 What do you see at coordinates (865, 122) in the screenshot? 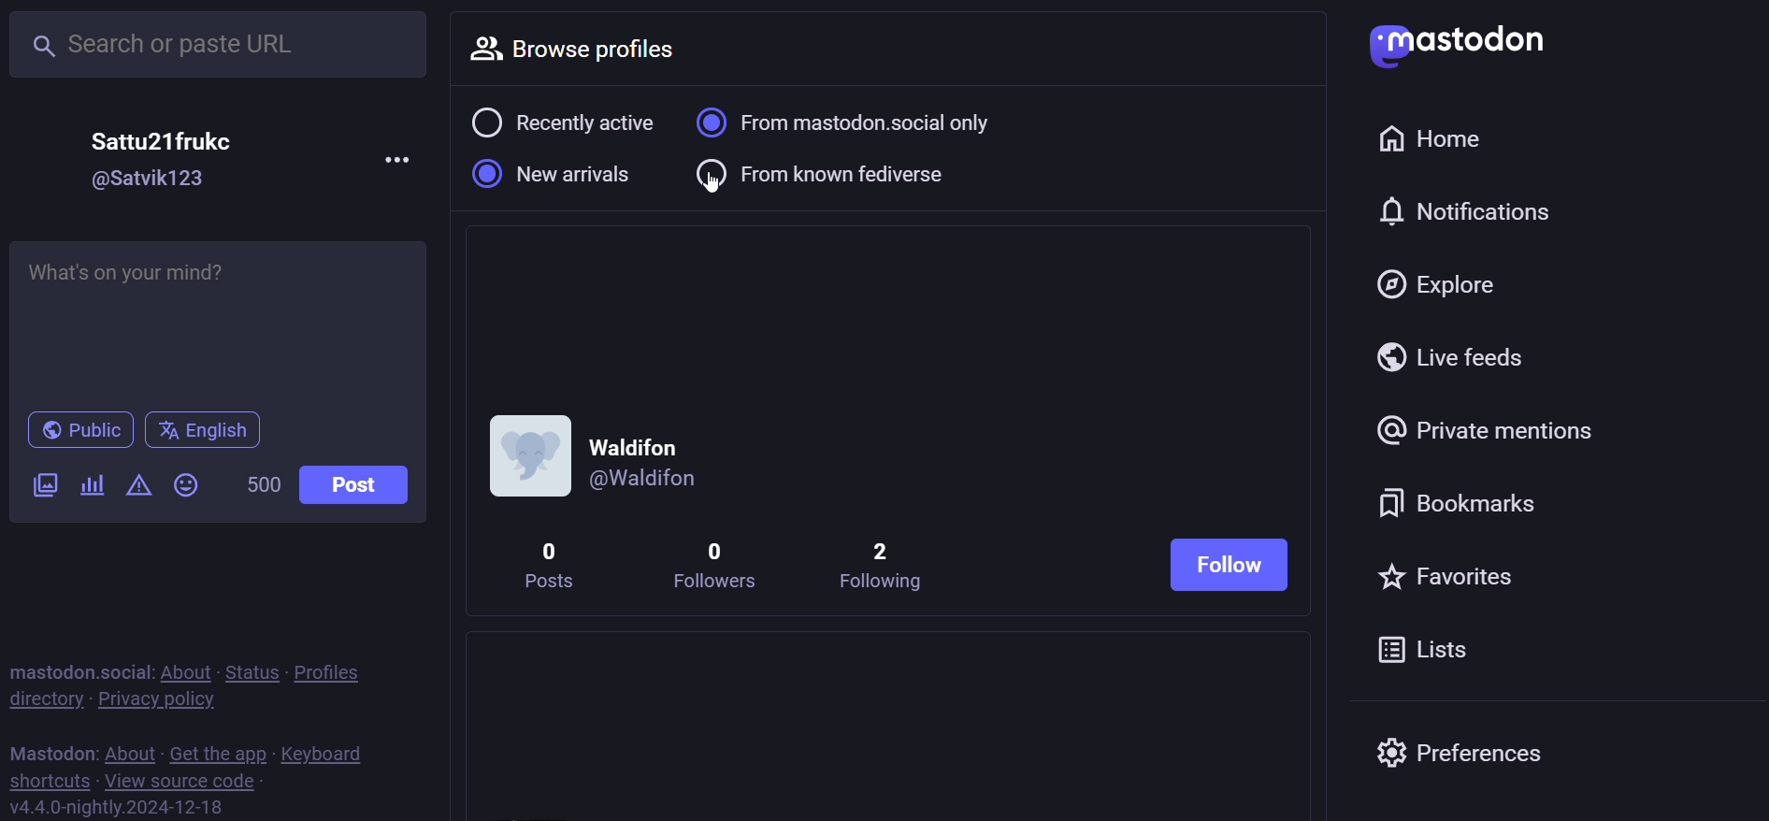
I see `from mastodon social only` at bounding box center [865, 122].